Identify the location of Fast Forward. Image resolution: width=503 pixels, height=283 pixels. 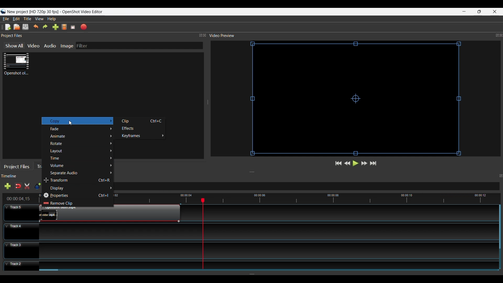
(364, 163).